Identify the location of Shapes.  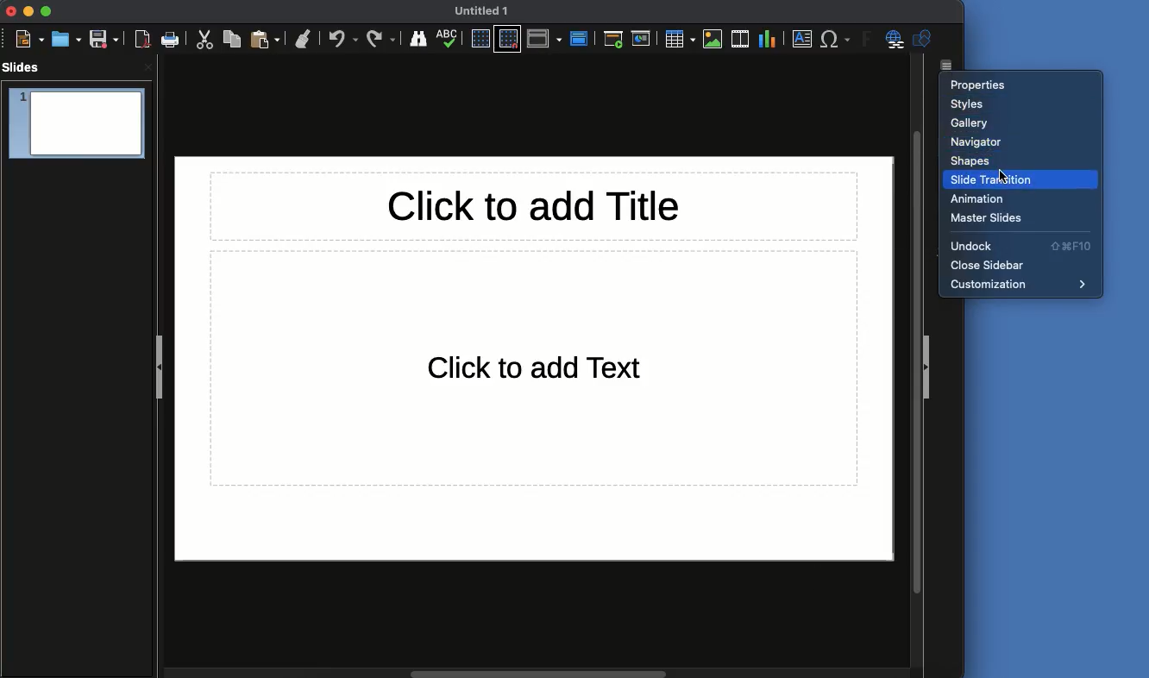
(972, 161).